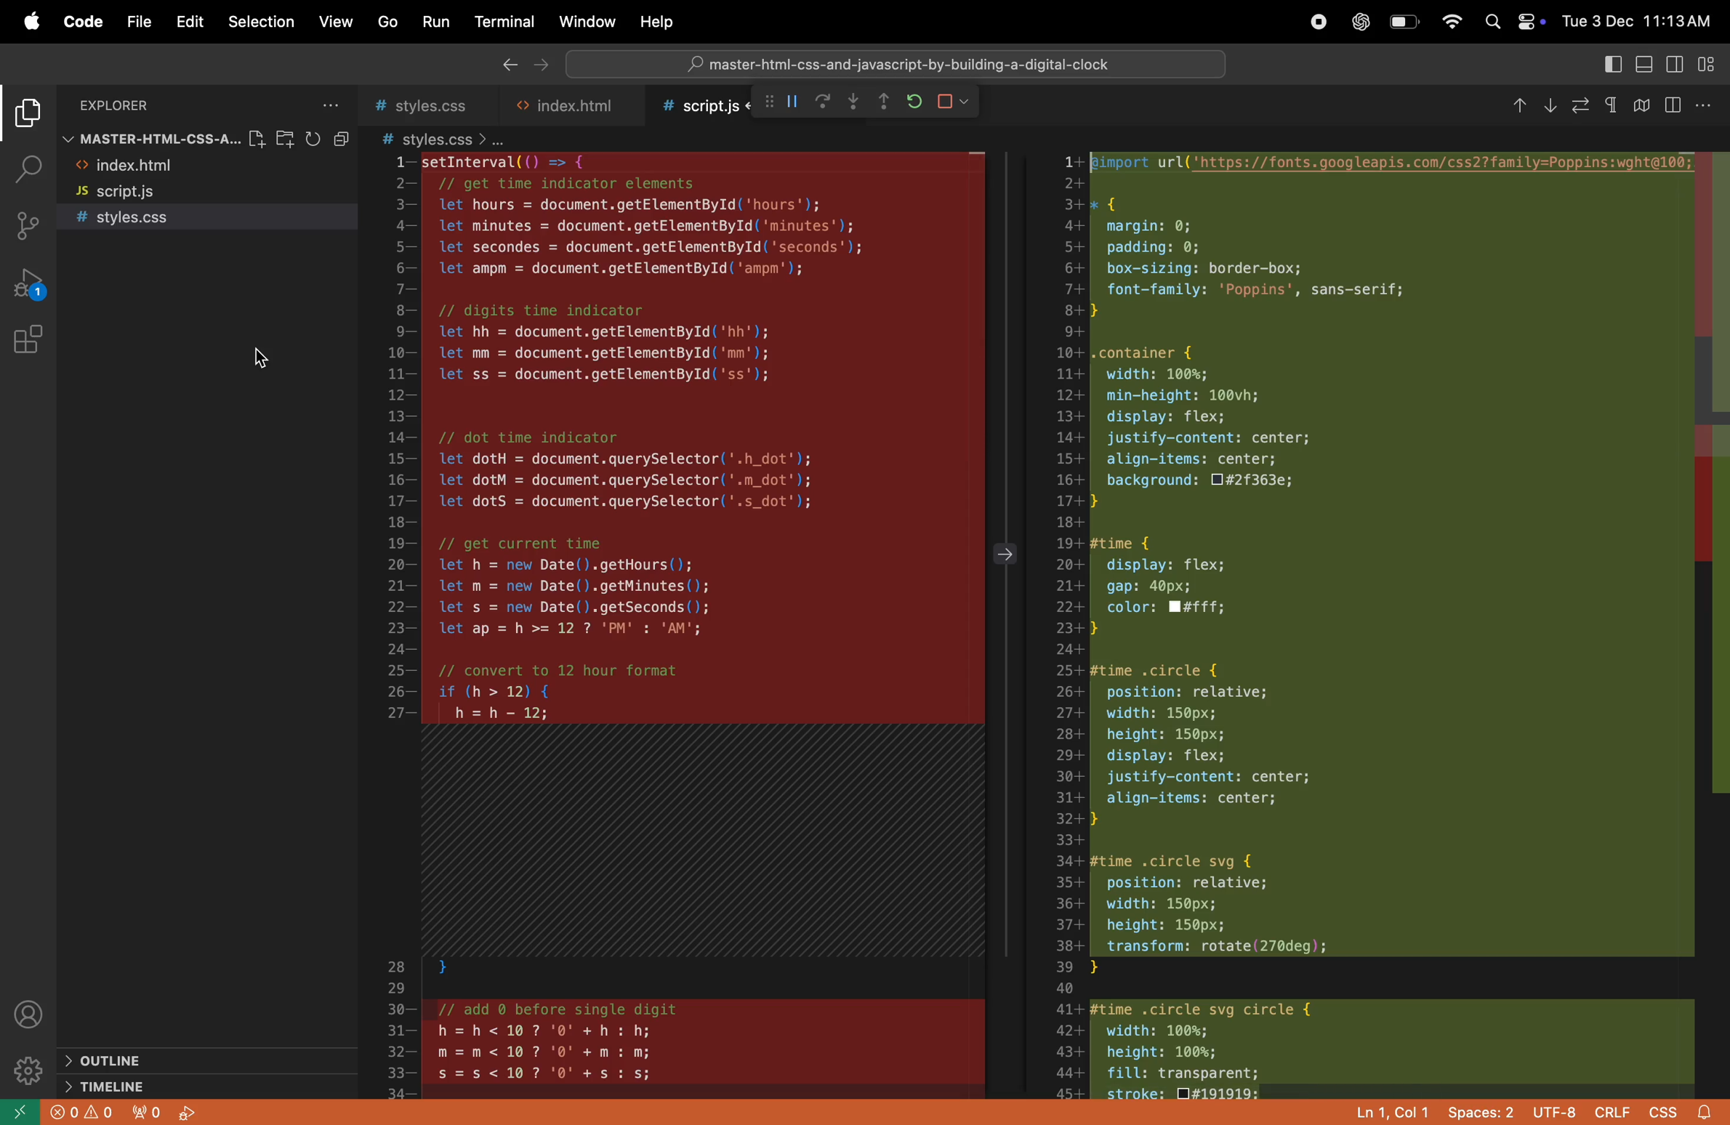  Describe the element at coordinates (143, 139) in the screenshot. I see `master file` at that location.